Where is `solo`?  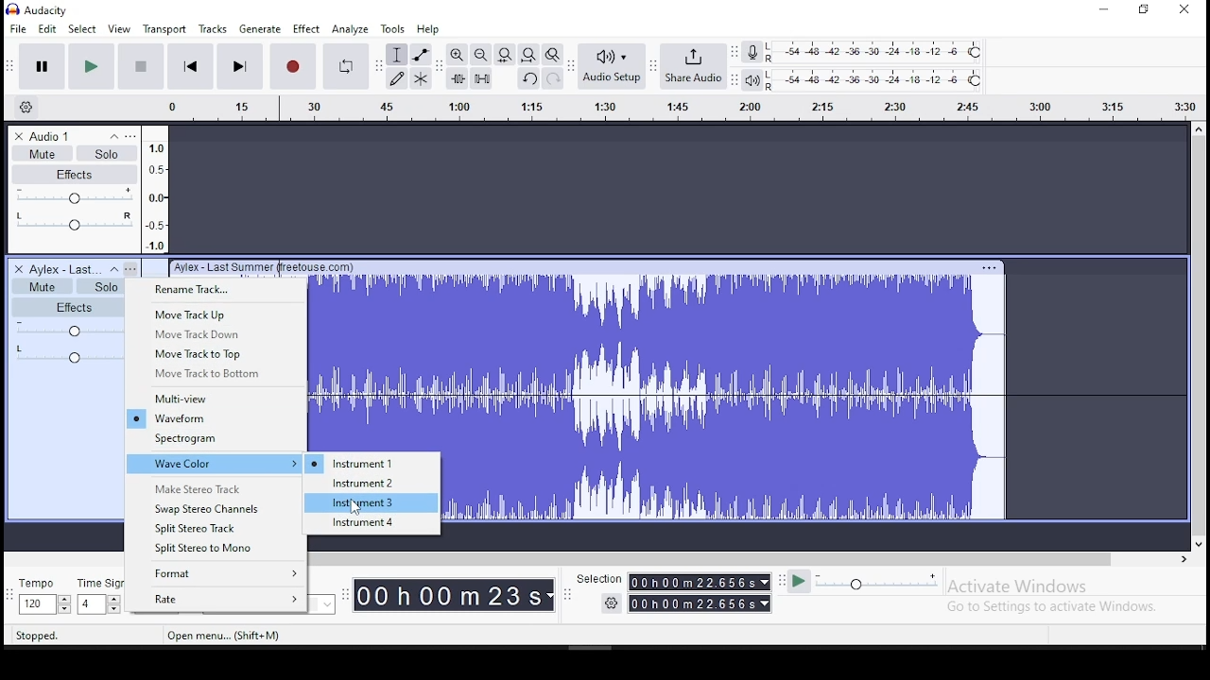
solo is located at coordinates (107, 152).